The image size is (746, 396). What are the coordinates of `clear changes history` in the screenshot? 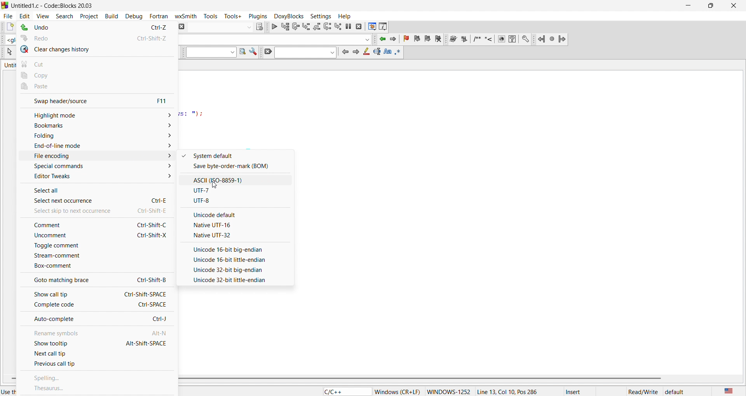 It's located at (97, 51).